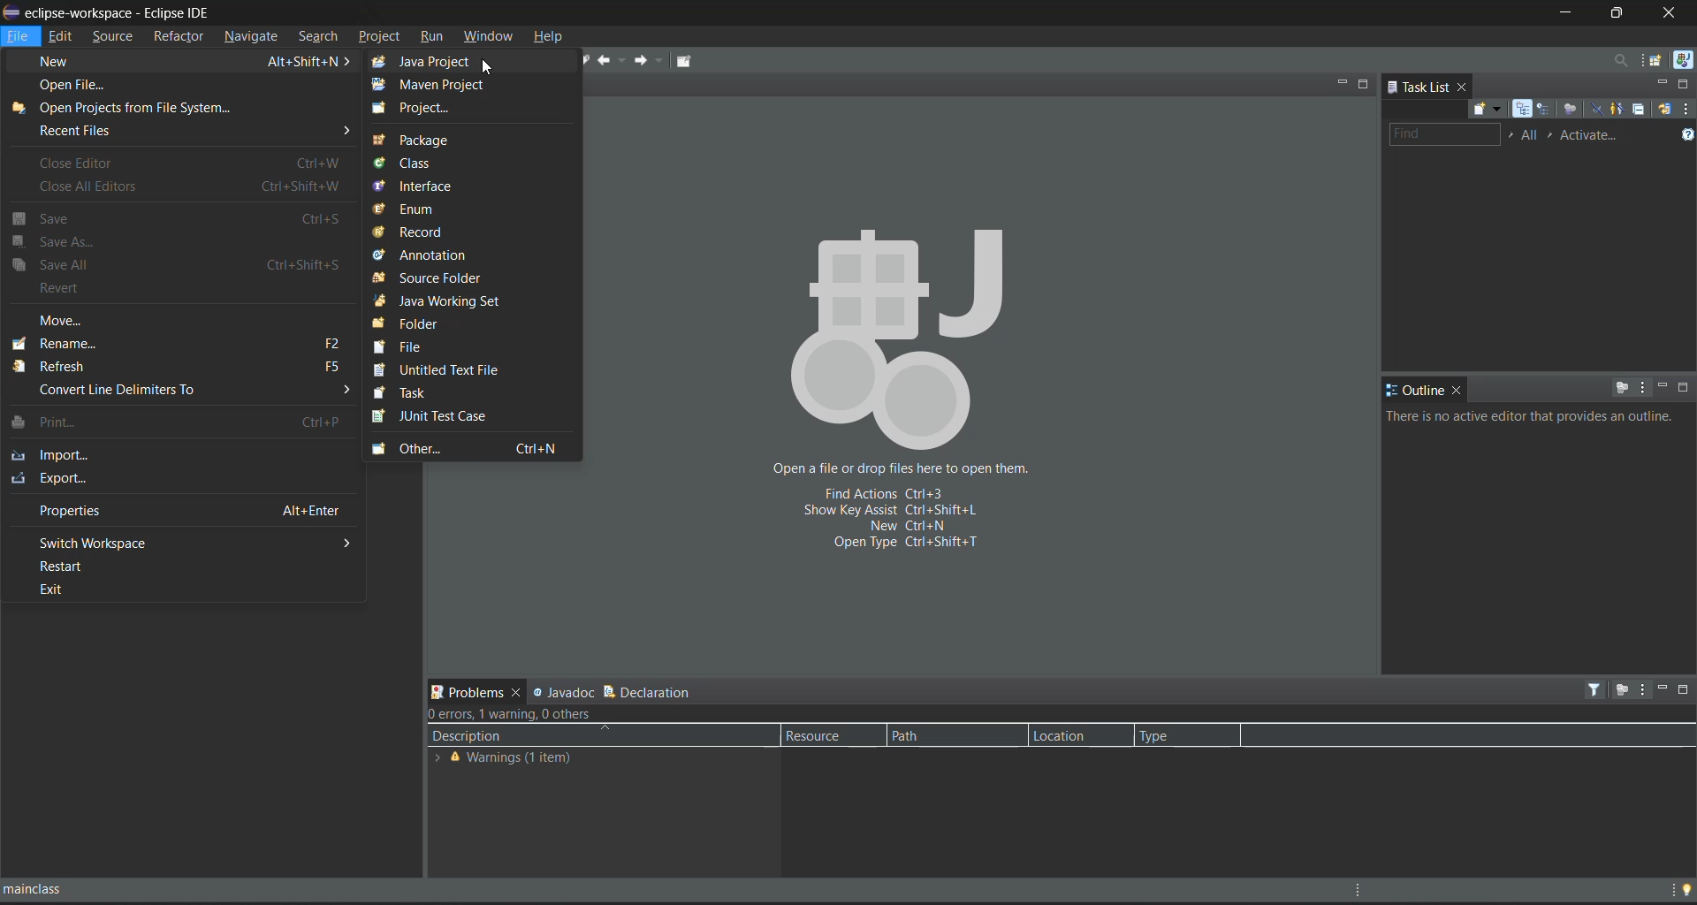 This screenshot has width=1697, height=905. What do you see at coordinates (1620, 109) in the screenshot?
I see `show only my tasks` at bounding box center [1620, 109].